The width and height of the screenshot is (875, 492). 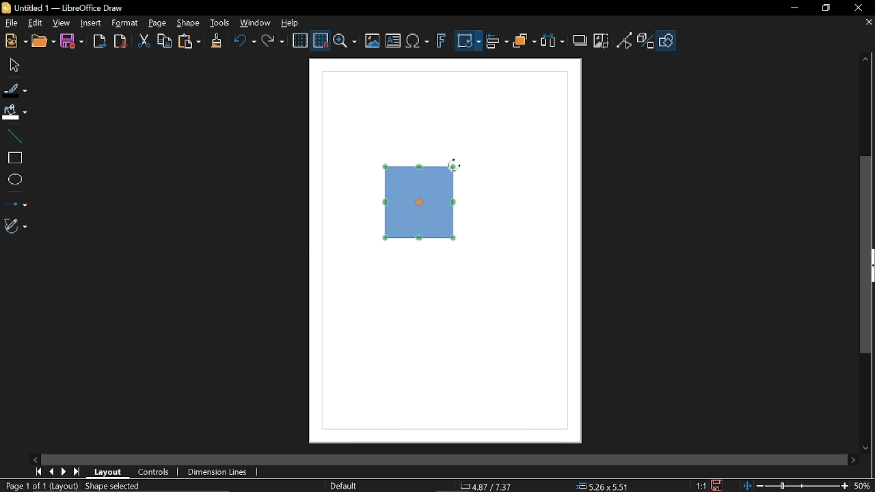 What do you see at coordinates (219, 23) in the screenshot?
I see `Tools` at bounding box center [219, 23].